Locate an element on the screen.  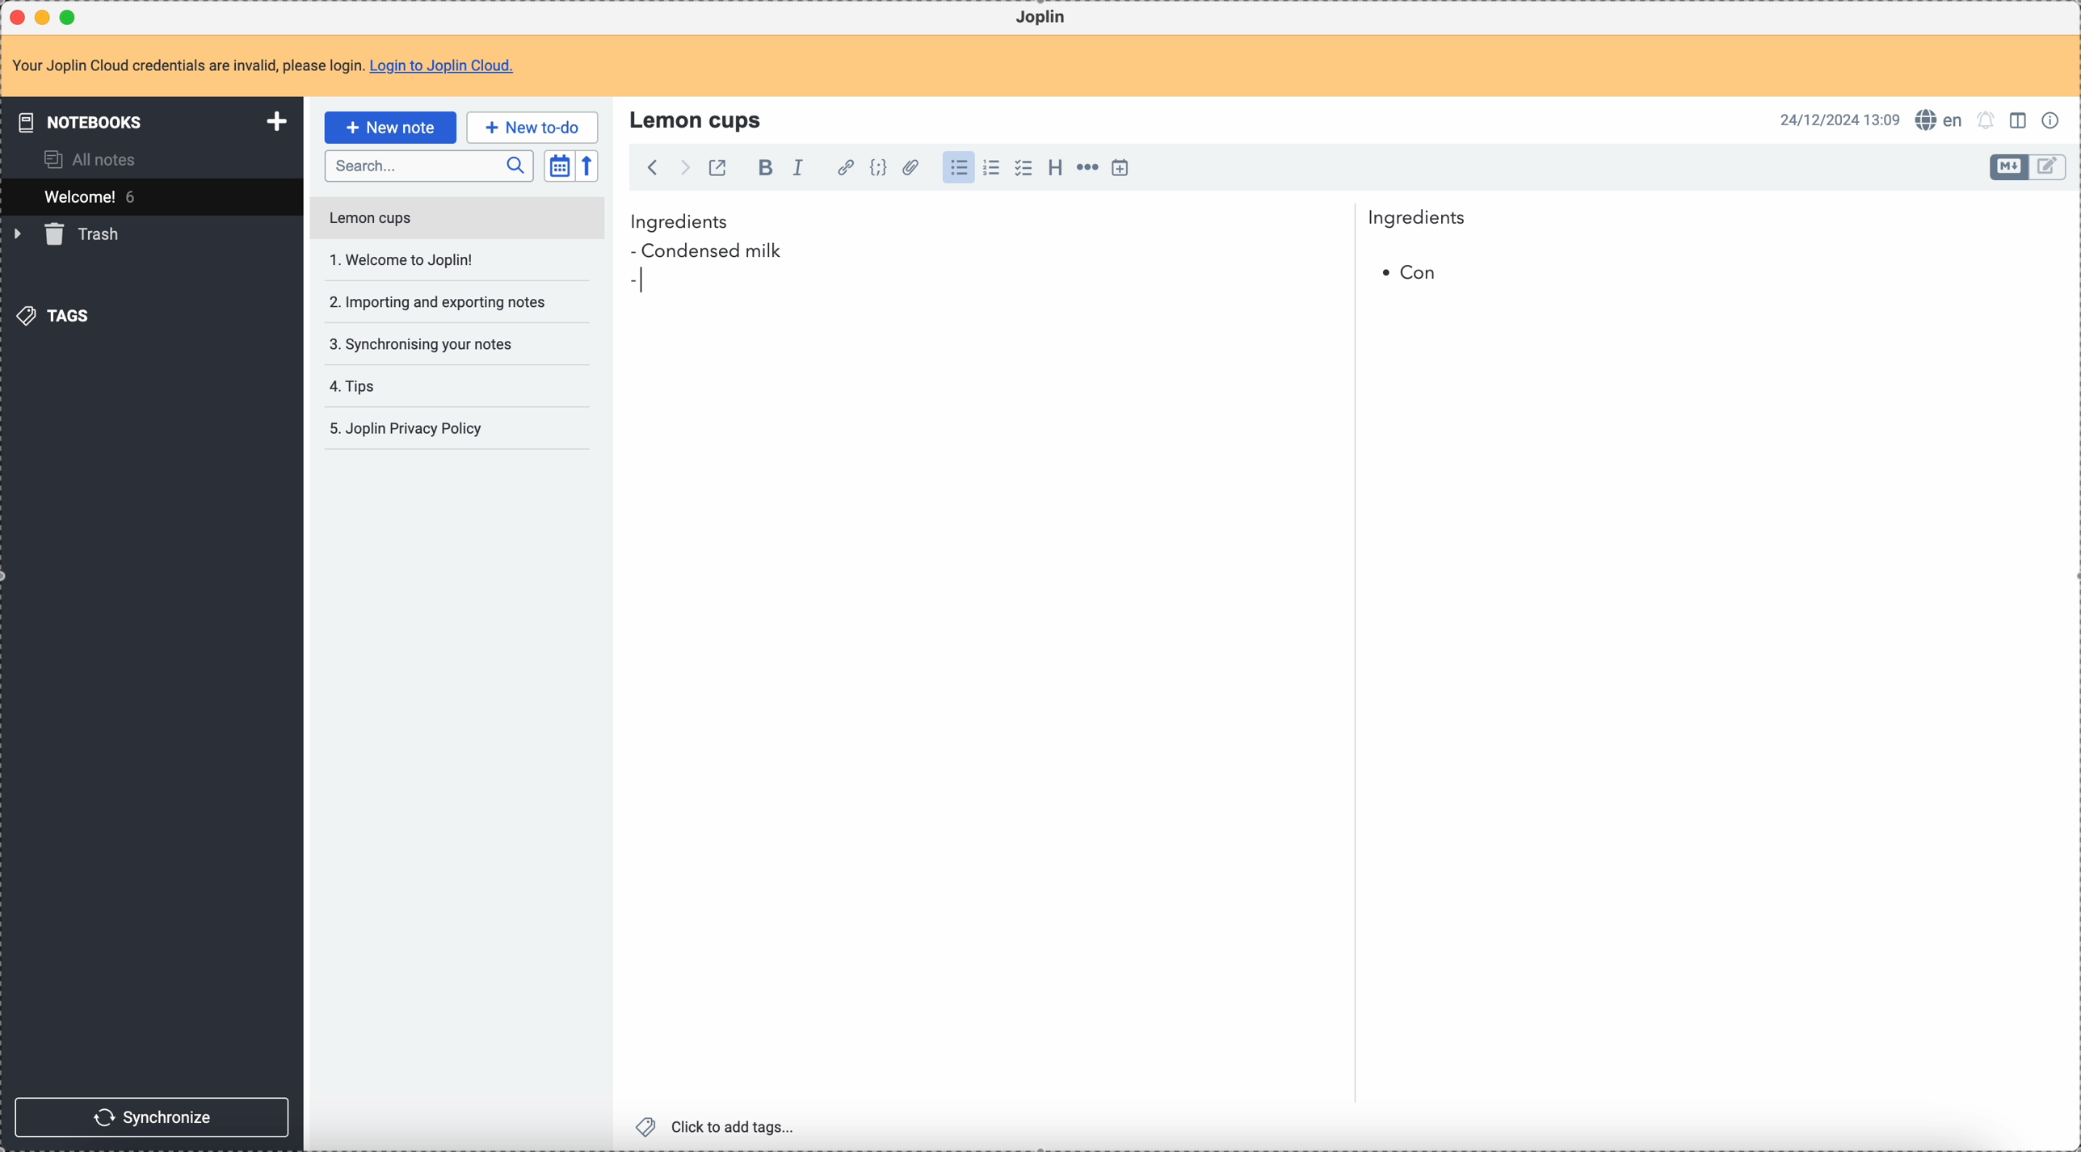
hyperlink is located at coordinates (843, 169).